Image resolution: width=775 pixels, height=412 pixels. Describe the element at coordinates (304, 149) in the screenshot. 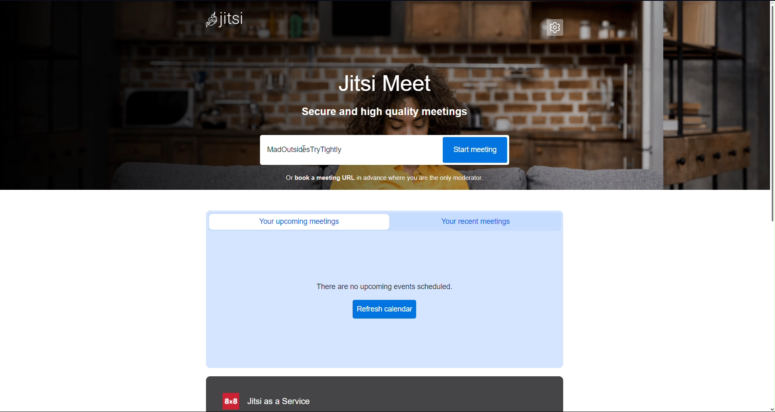

I see `Cursor` at that location.